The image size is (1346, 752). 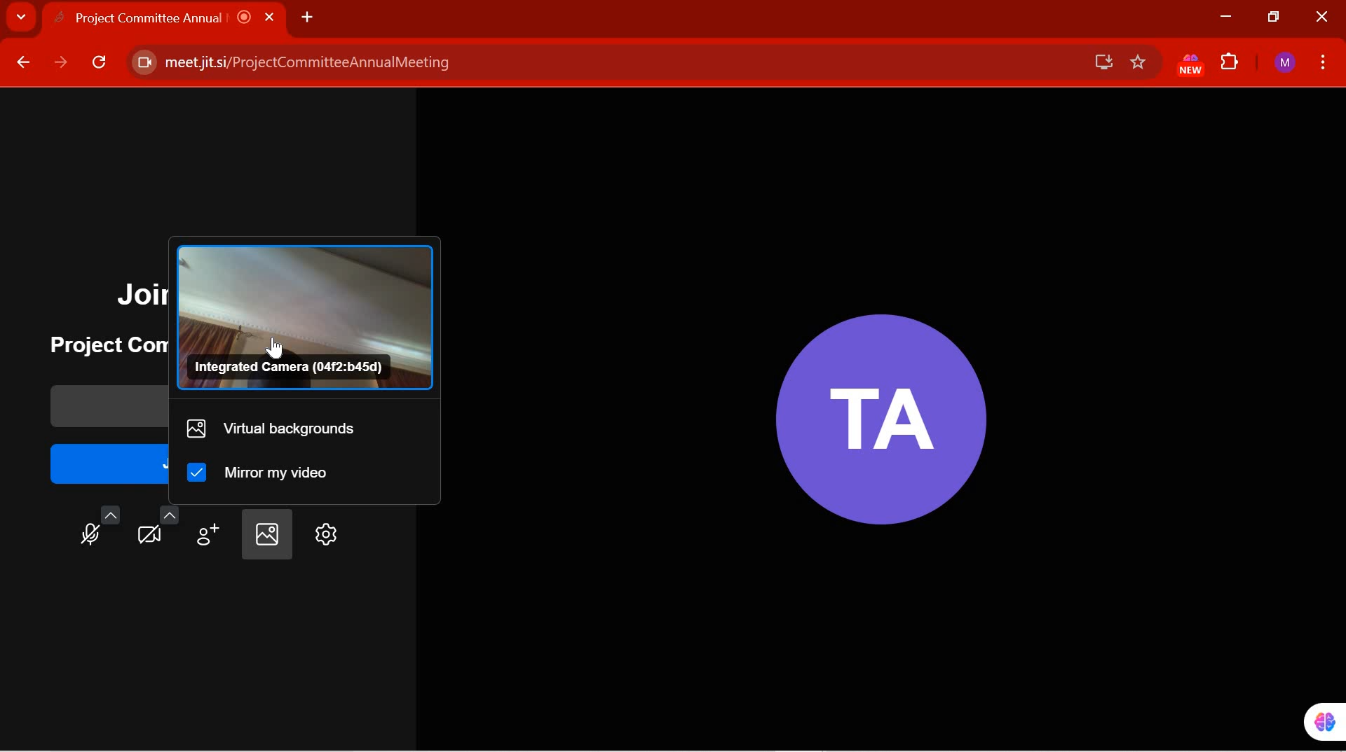 What do you see at coordinates (142, 63) in the screenshot?
I see `Camera enabled` at bounding box center [142, 63].